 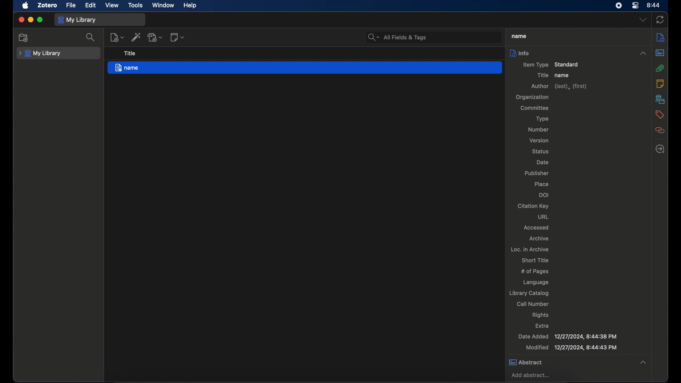 What do you see at coordinates (130, 54) in the screenshot?
I see `title` at bounding box center [130, 54].